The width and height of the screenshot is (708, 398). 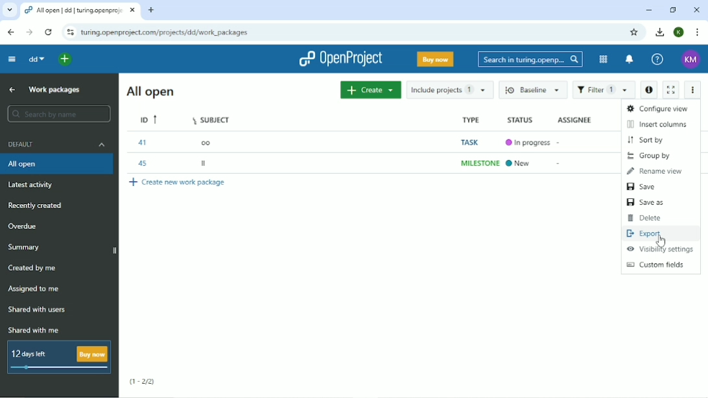 I want to click on Visibility settings, so click(x=660, y=249).